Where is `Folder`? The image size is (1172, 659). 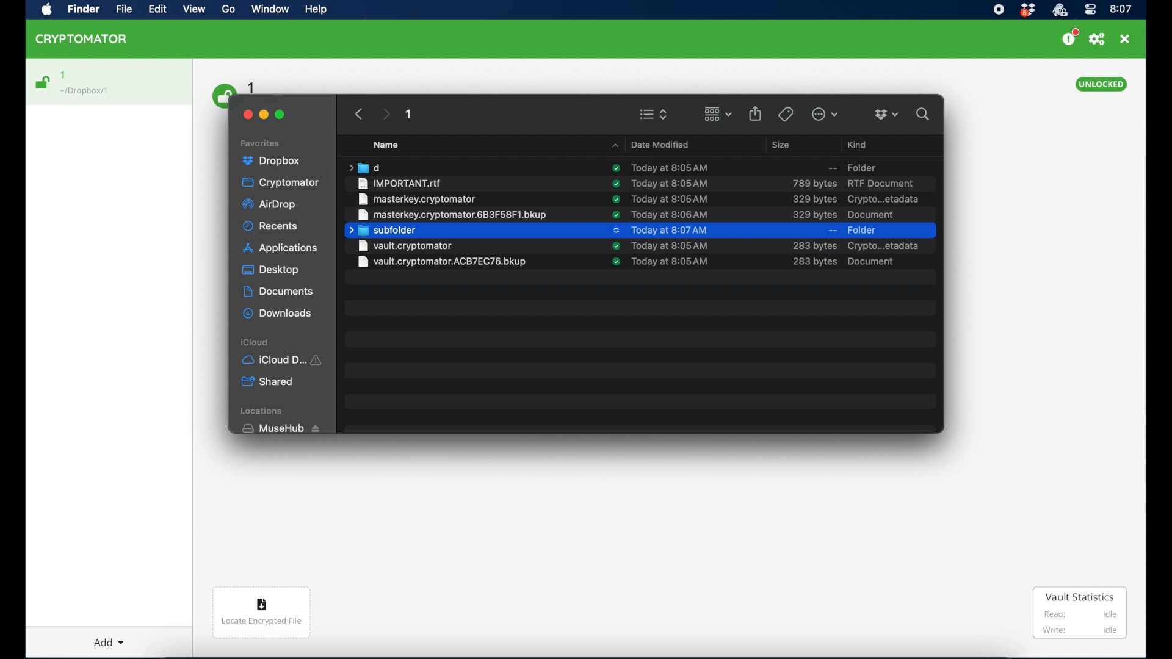
Folder is located at coordinates (852, 165).